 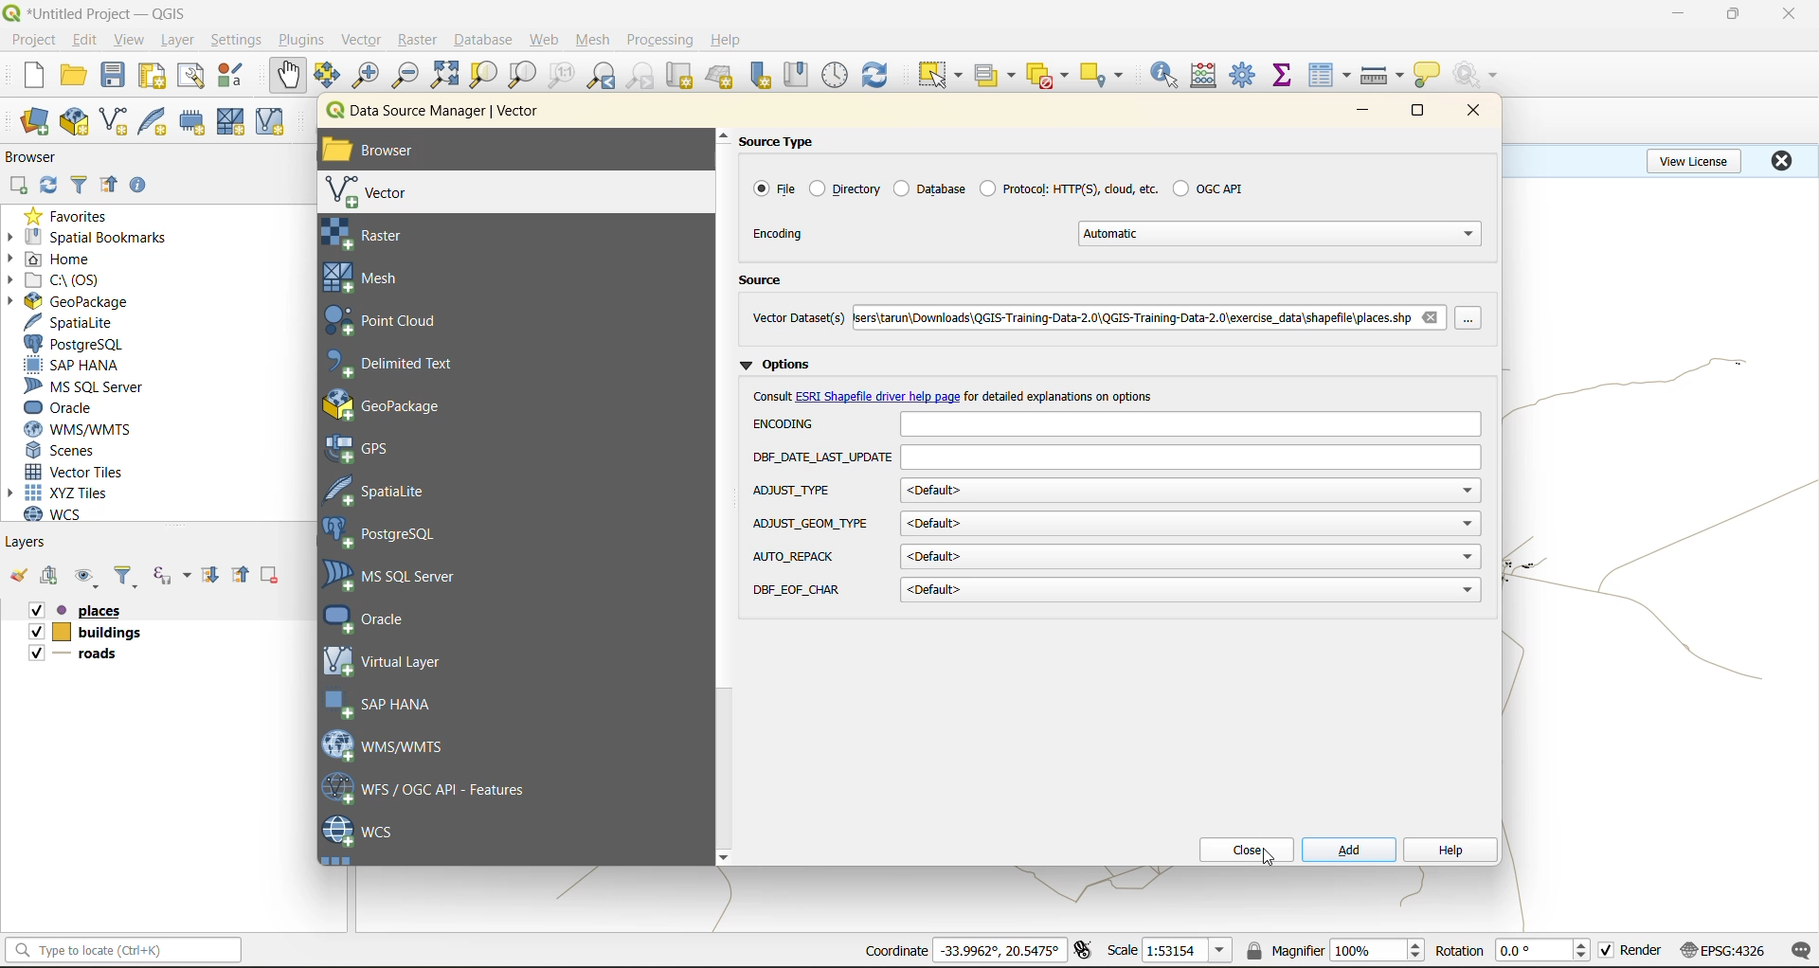 I want to click on wms/wmts, so click(x=85, y=429).